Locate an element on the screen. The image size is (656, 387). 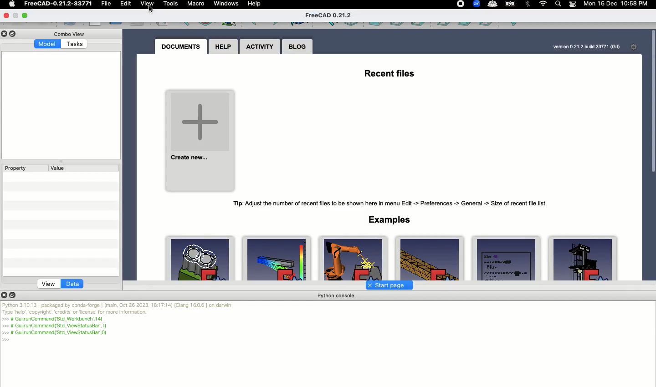
Macro is located at coordinates (196, 4).